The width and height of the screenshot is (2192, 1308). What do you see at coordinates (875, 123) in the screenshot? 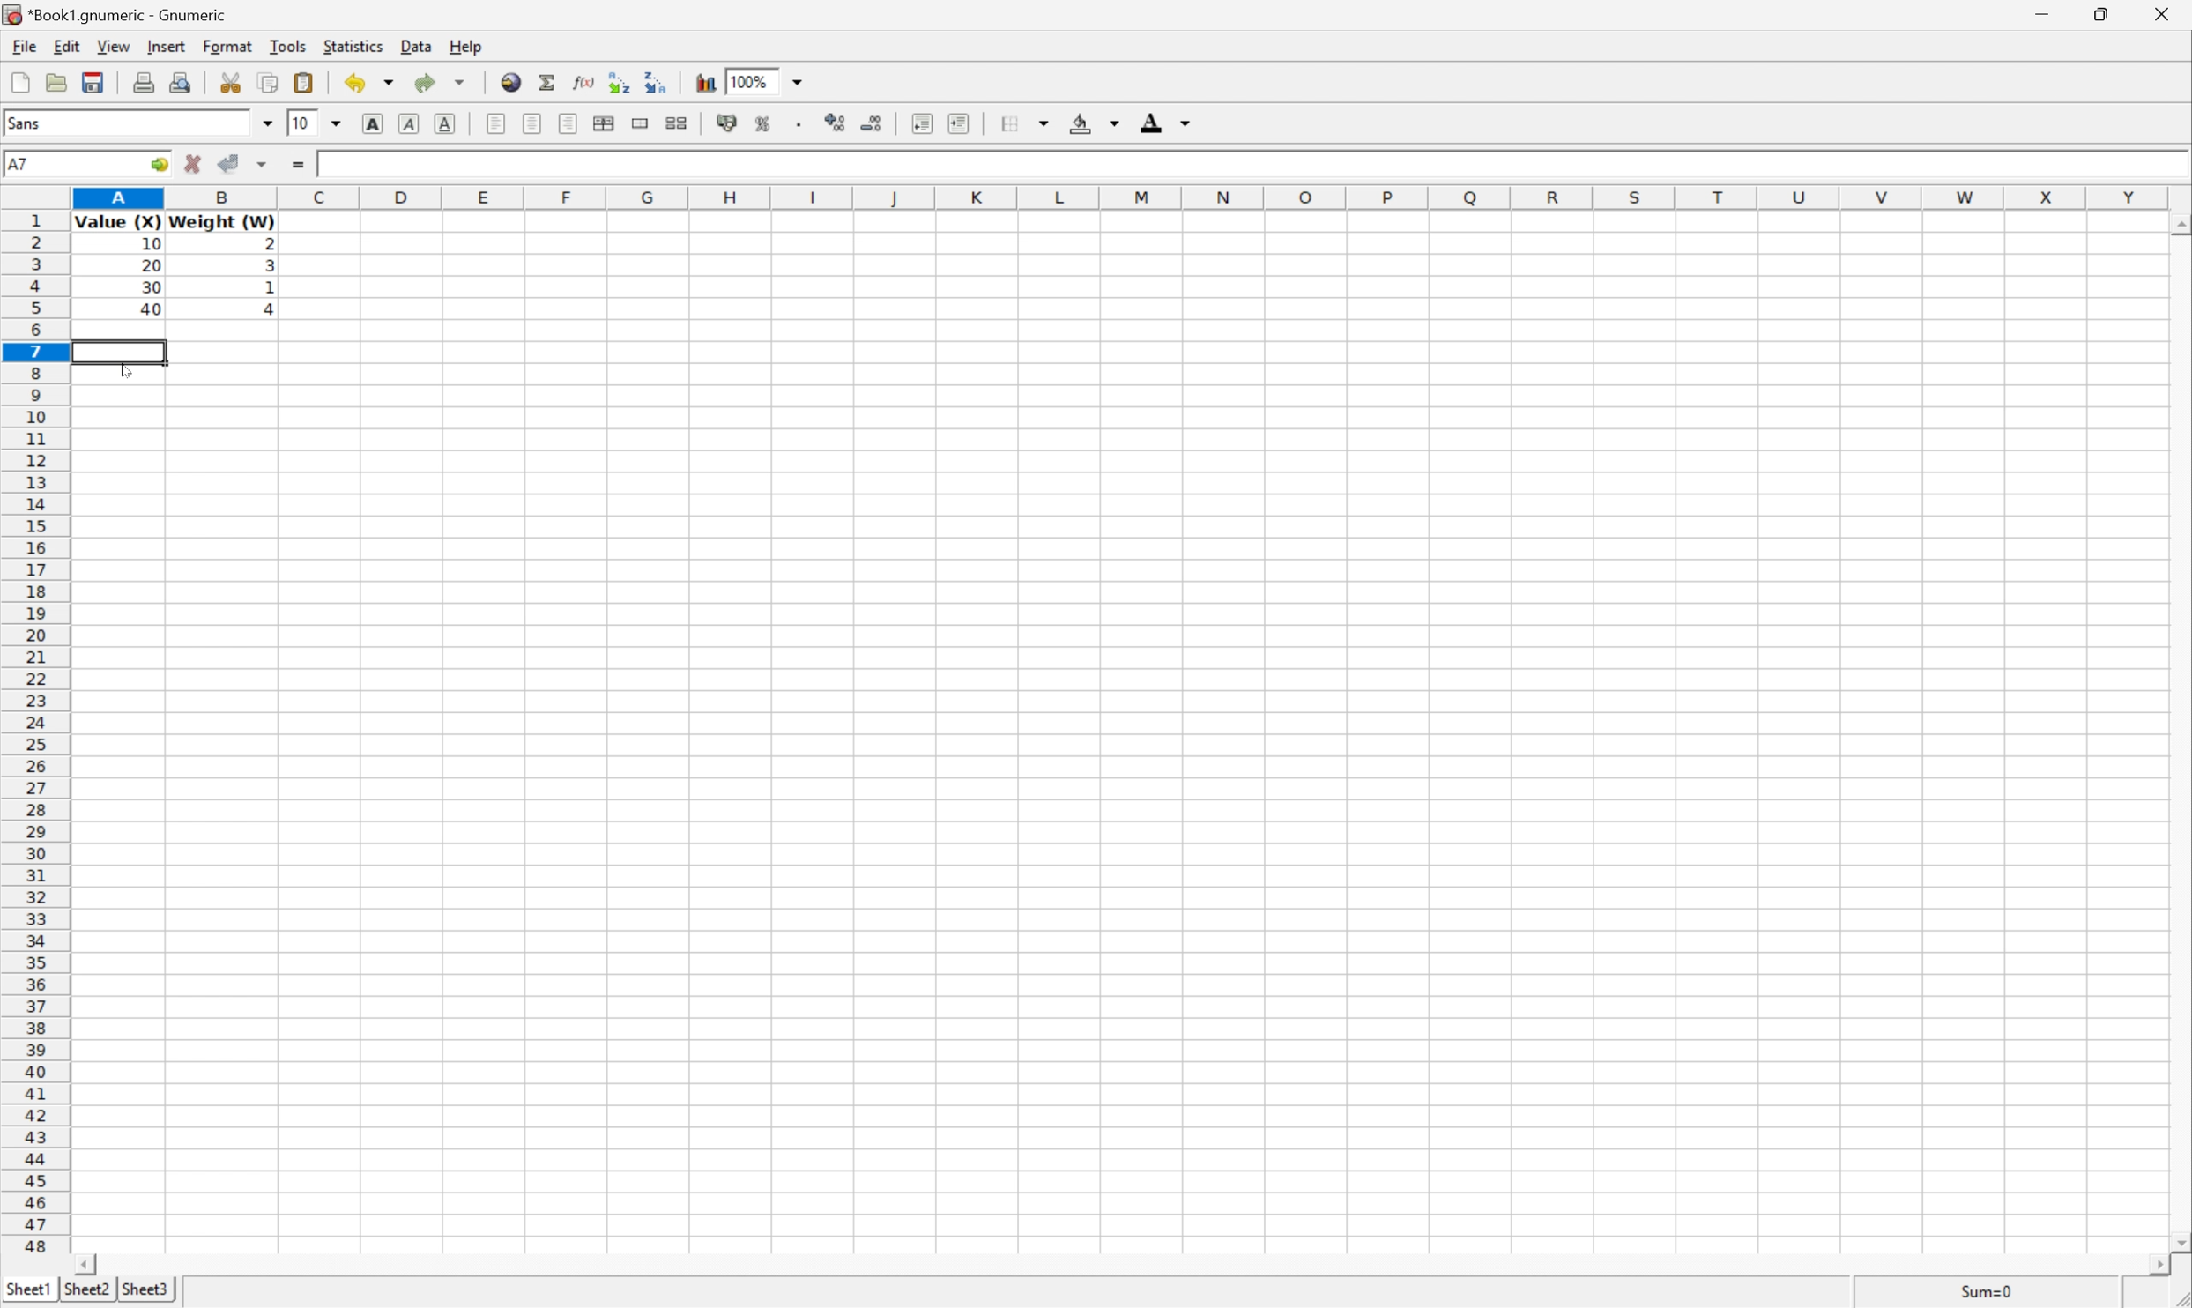
I see `Decrease the number of decimals displayed` at bounding box center [875, 123].